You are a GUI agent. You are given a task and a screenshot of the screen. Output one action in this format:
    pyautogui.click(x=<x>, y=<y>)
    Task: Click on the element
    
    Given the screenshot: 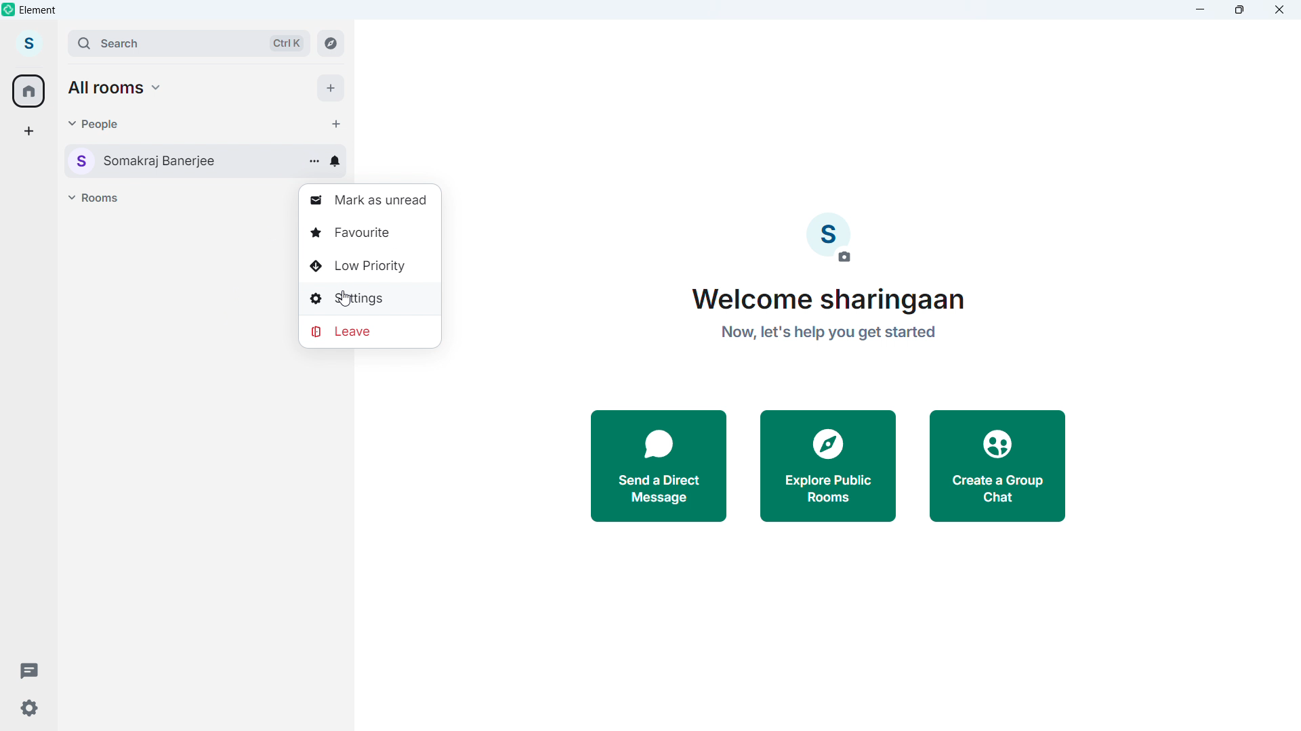 What is the action you would take?
    pyautogui.click(x=38, y=9)
    